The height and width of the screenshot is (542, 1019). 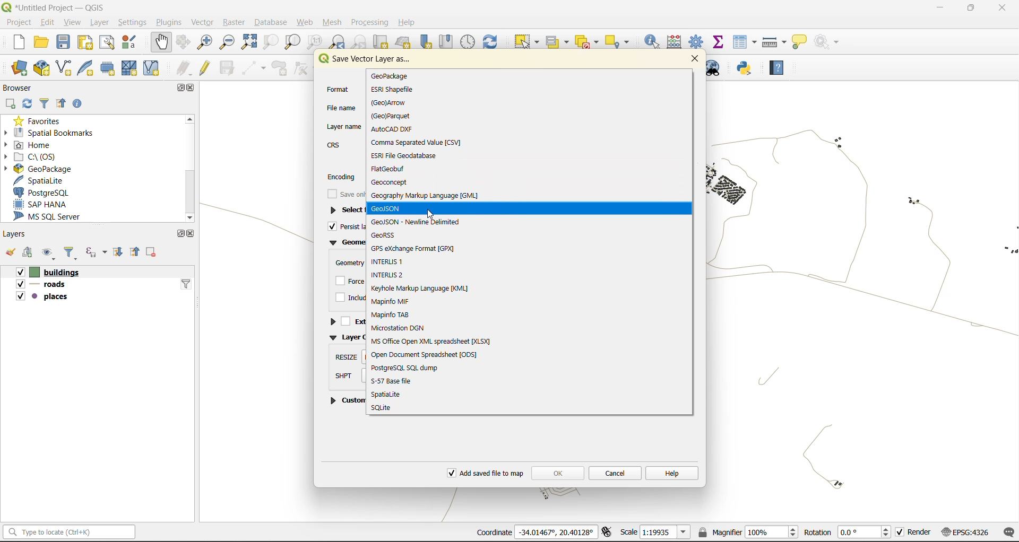 I want to click on filter, so click(x=73, y=253).